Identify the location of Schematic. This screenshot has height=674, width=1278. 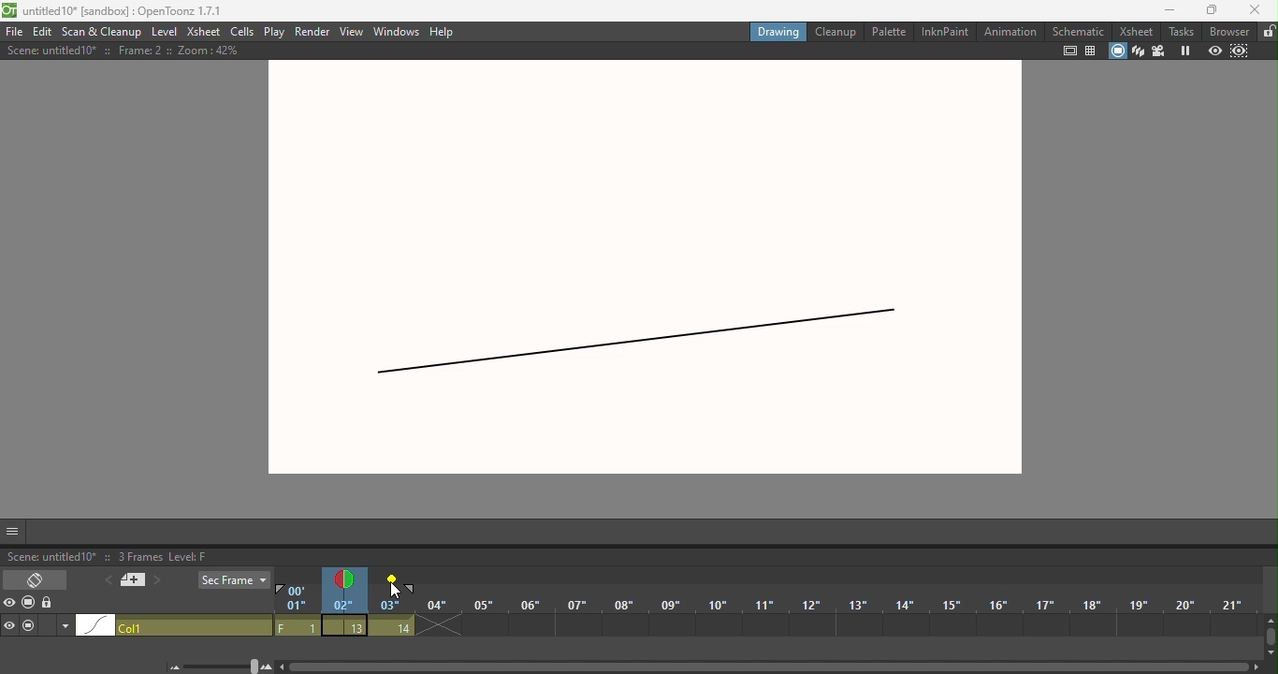
(1076, 30).